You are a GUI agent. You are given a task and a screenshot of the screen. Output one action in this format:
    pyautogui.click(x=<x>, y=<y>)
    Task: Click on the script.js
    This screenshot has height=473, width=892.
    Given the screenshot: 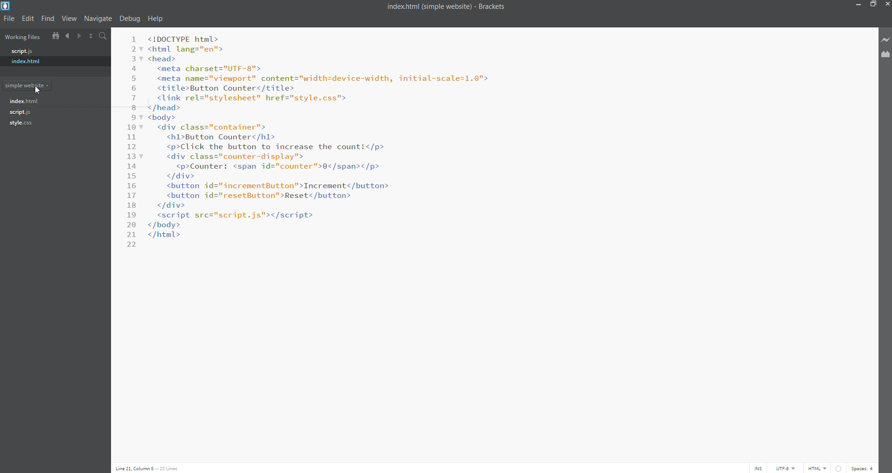 What is the action you would take?
    pyautogui.click(x=50, y=51)
    